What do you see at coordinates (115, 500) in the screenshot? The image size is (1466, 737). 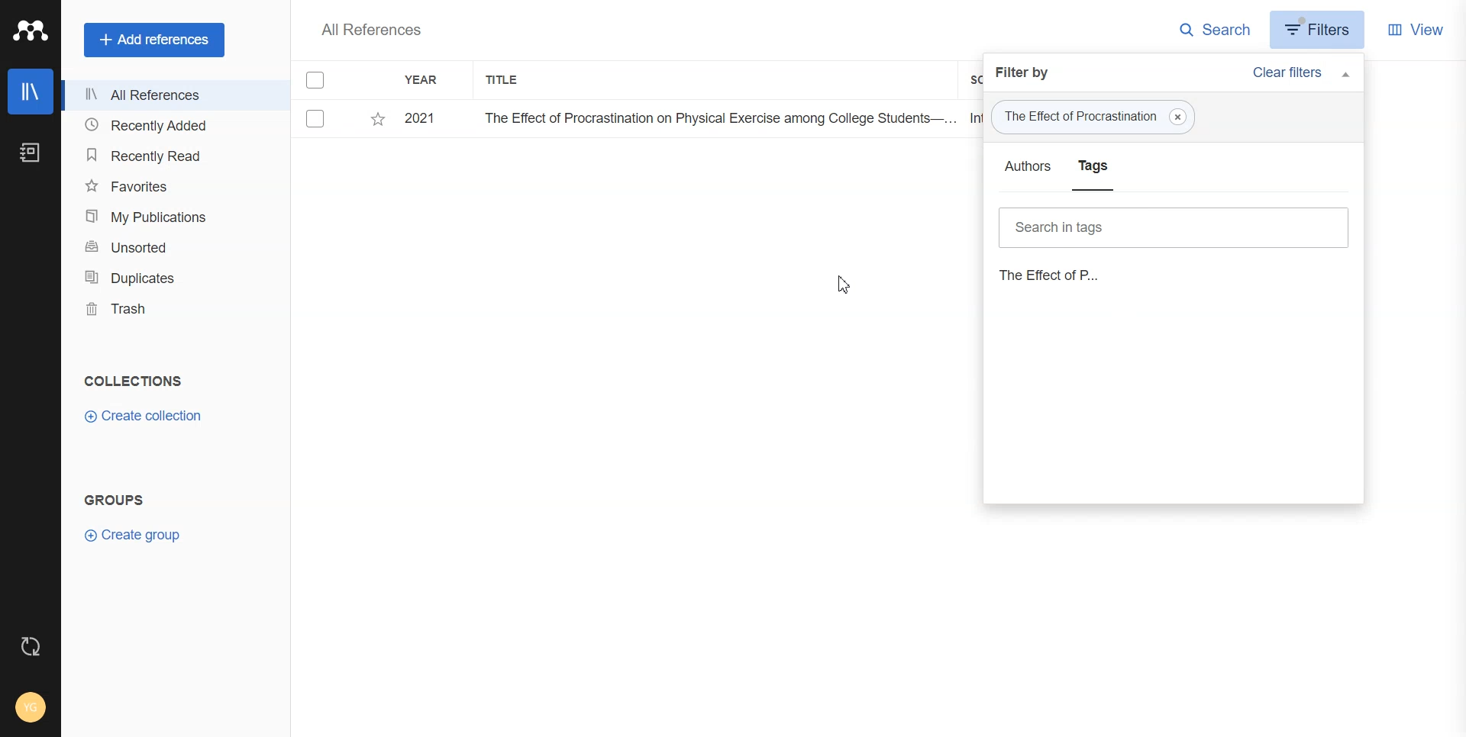 I see `Text` at bounding box center [115, 500].